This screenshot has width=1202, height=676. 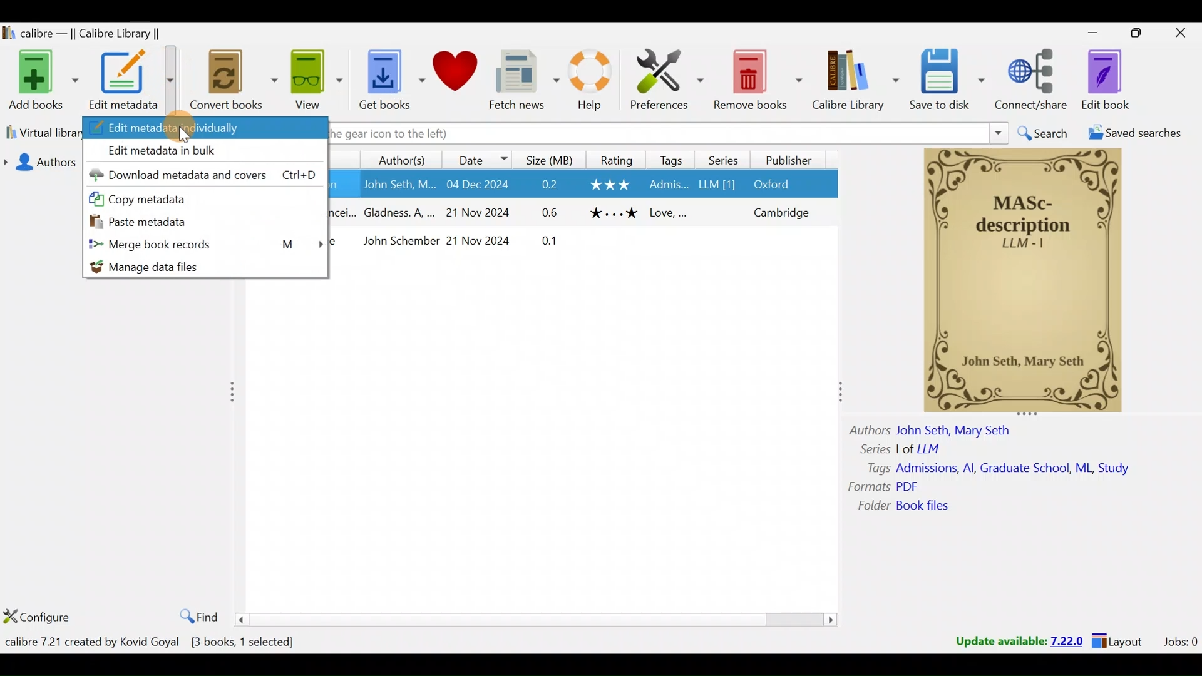 What do you see at coordinates (202, 223) in the screenshot?
I see `Paste metadata` at bounding box center [202, 223].